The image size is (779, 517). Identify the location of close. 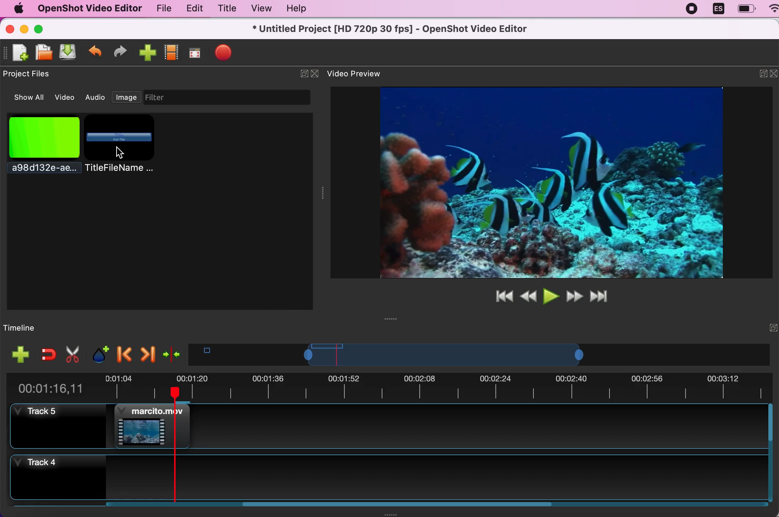
(10, 28).